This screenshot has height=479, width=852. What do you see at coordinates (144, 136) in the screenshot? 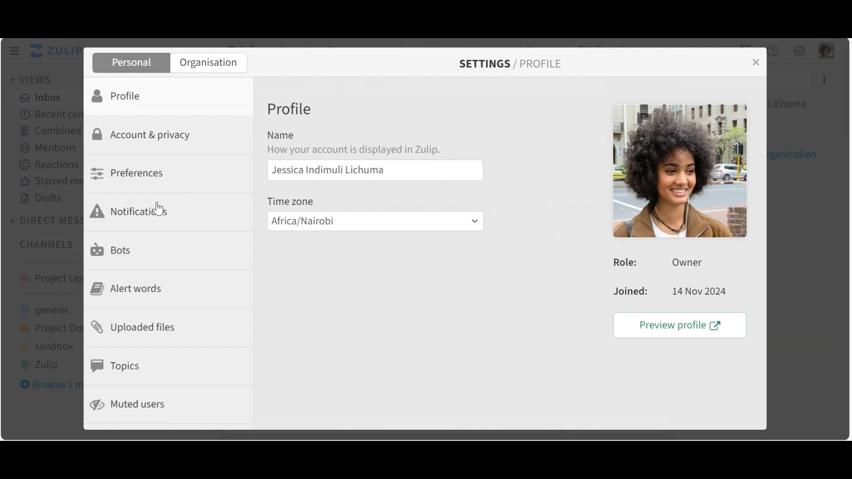
I see `Account & Privacy` at bounding box center [144, 136].